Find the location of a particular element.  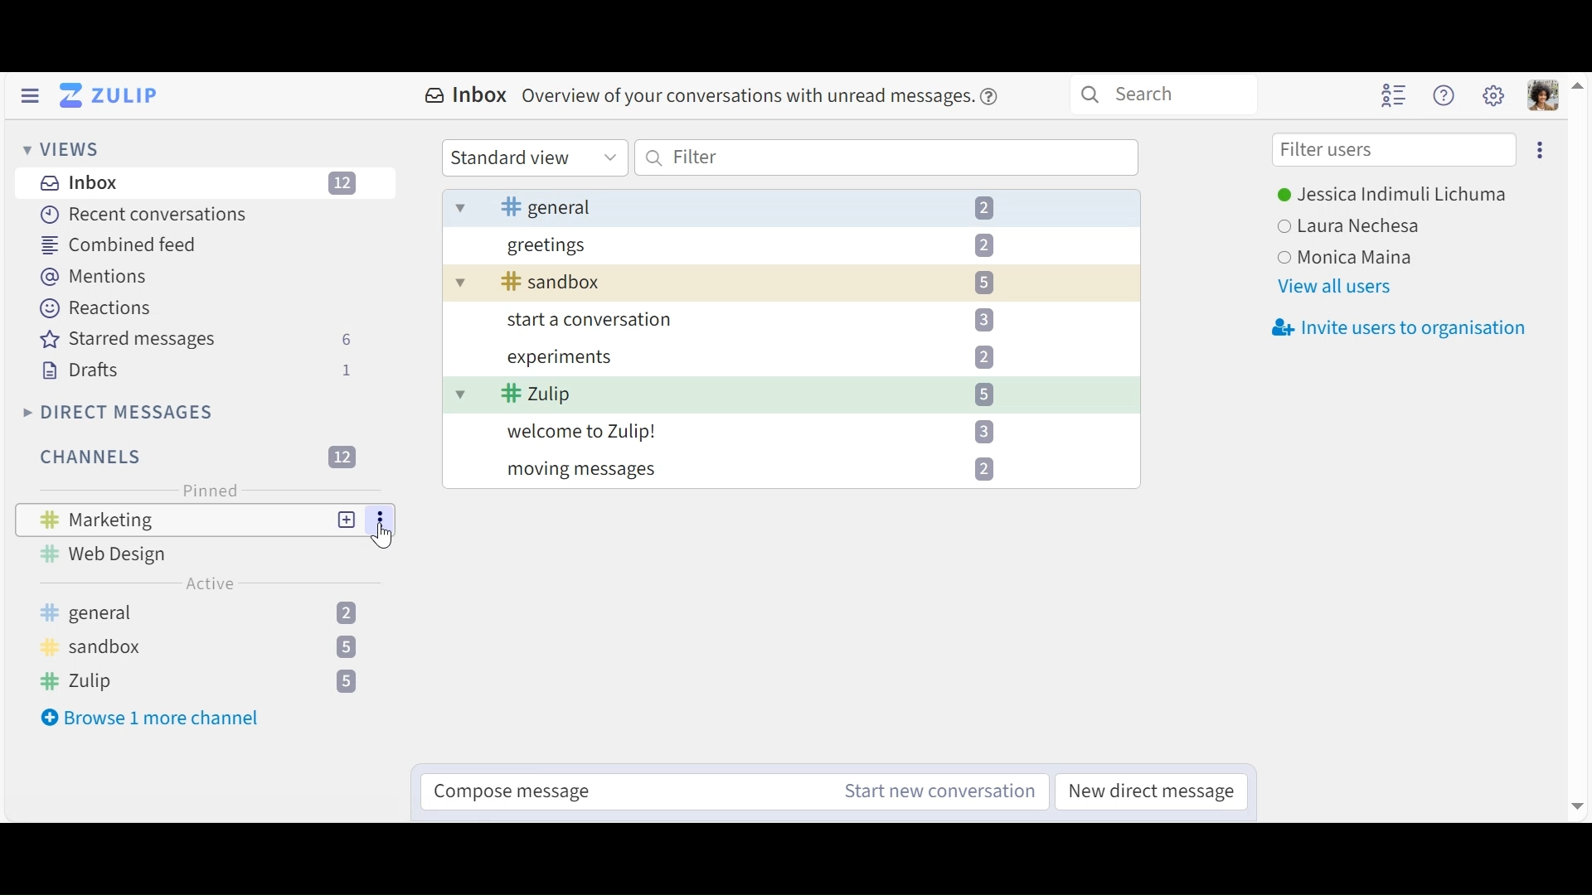

Hide user list is located at coordinates (1395, 96).